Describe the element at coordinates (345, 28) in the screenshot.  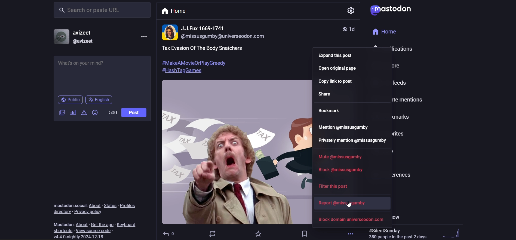
I see `public` at that location.